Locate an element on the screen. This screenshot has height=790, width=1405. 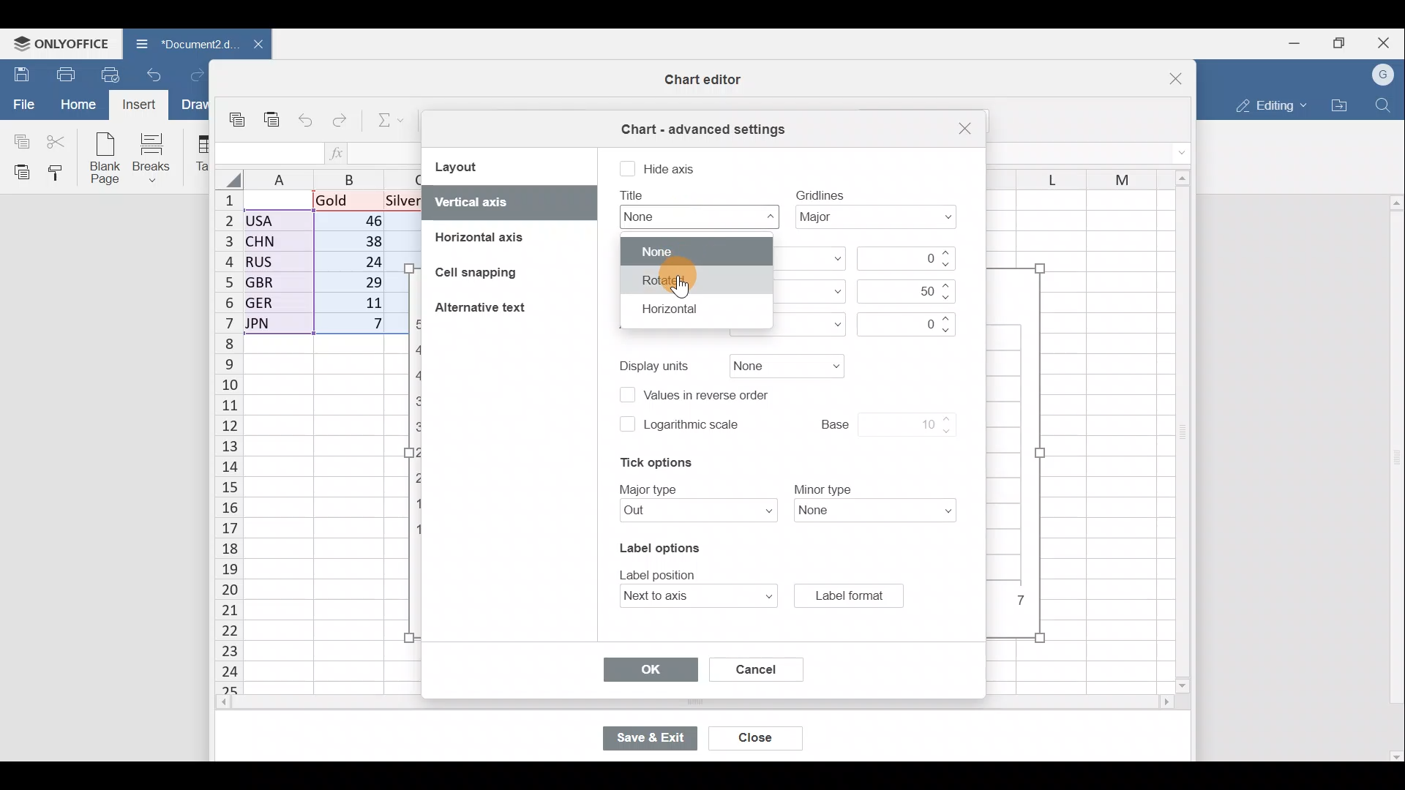
Find is located at coordinates (1384, 105).